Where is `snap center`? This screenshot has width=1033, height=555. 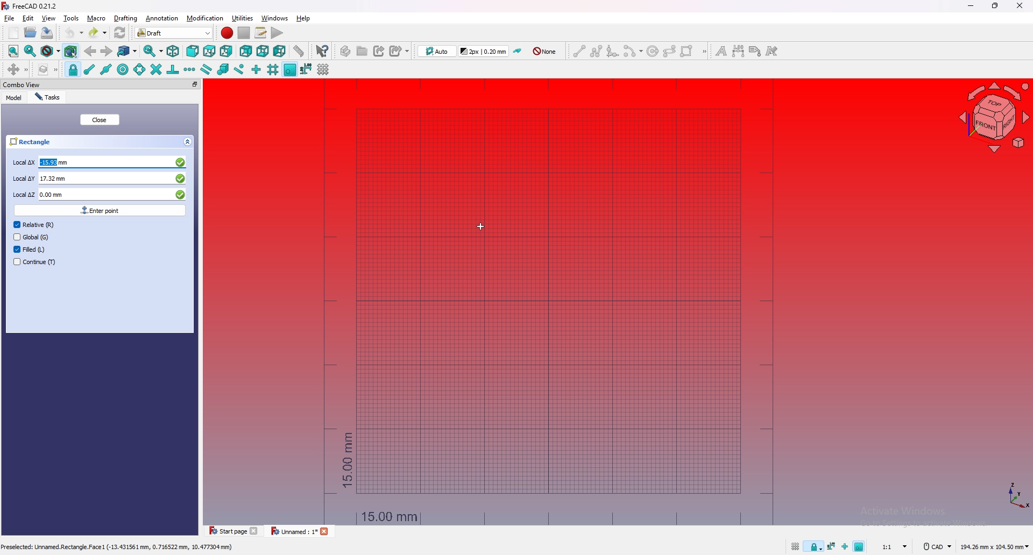
snap center is located at coordinates (122, 69).